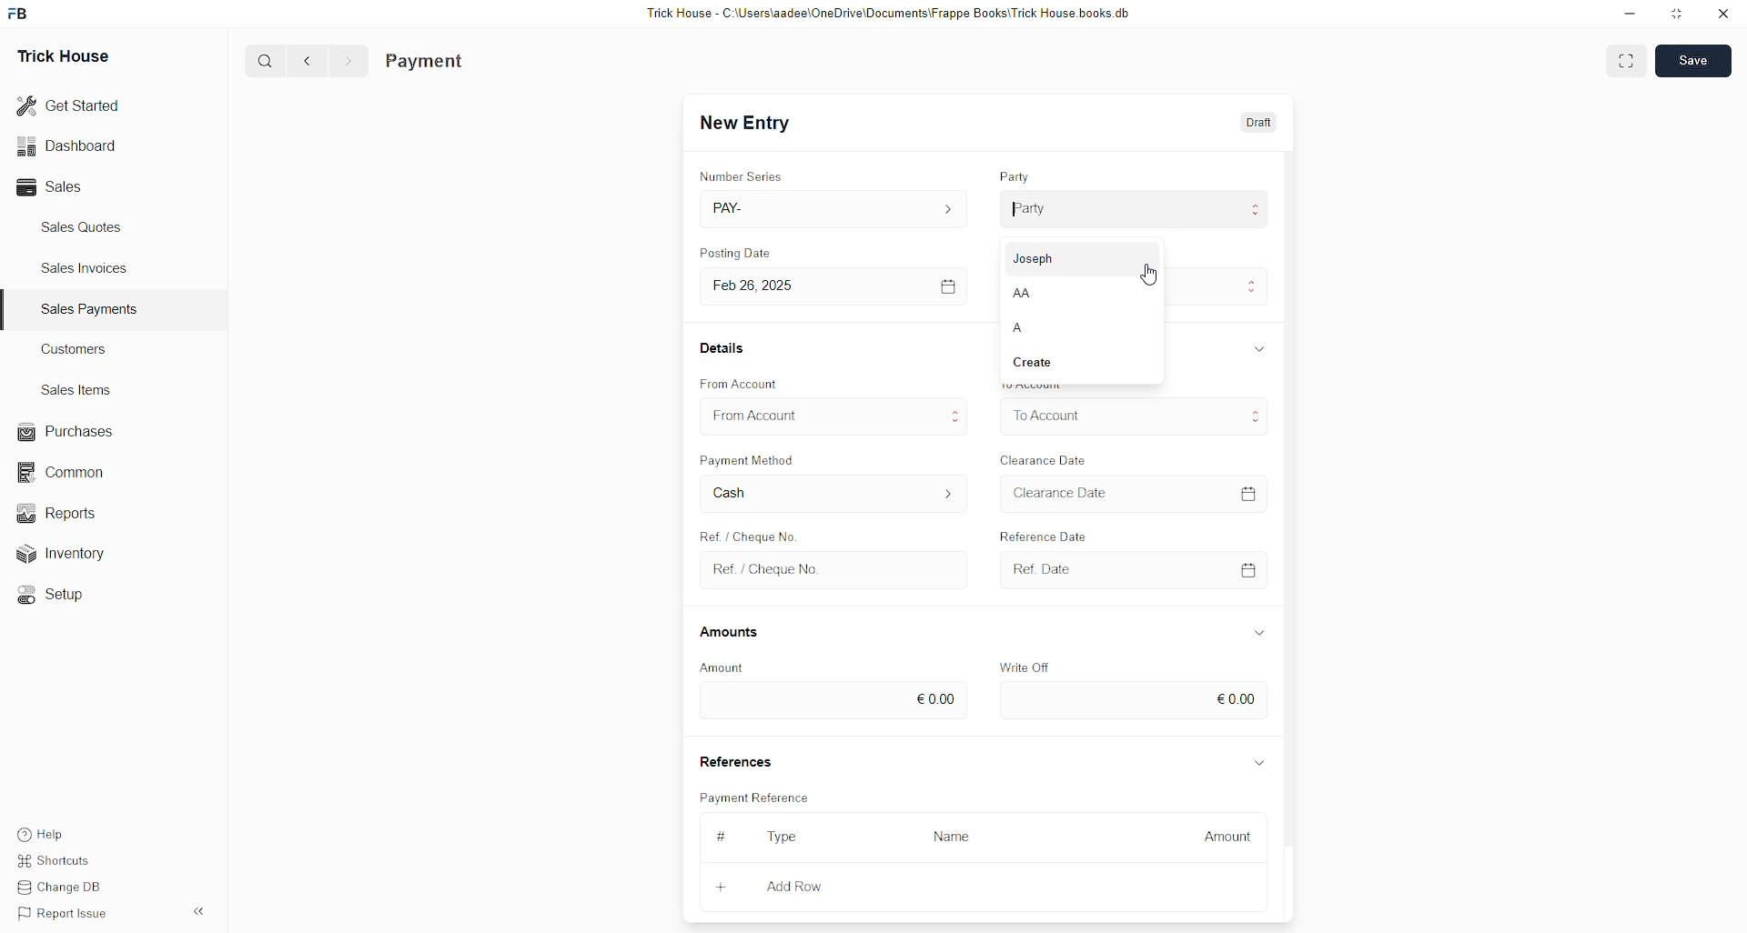  What do you see at coordinates (66, 886) in the screenshot?
I see `Change DB` at bounding box center [66, 886].